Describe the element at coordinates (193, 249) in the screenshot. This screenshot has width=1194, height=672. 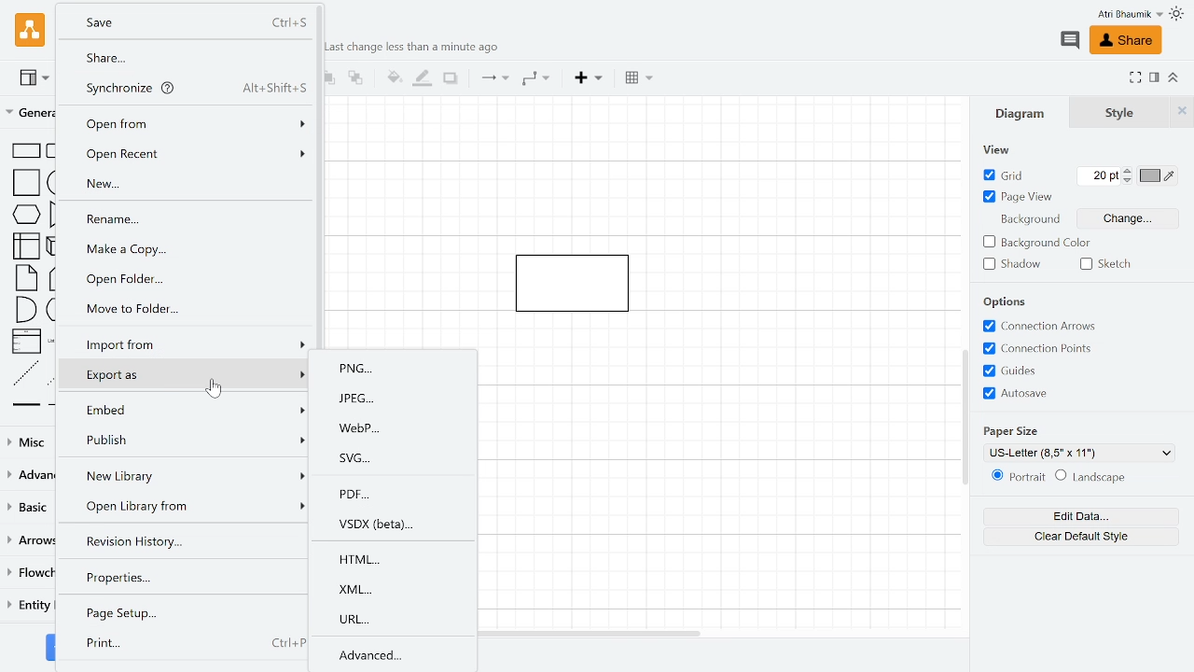
I see `make a copy` at that location.